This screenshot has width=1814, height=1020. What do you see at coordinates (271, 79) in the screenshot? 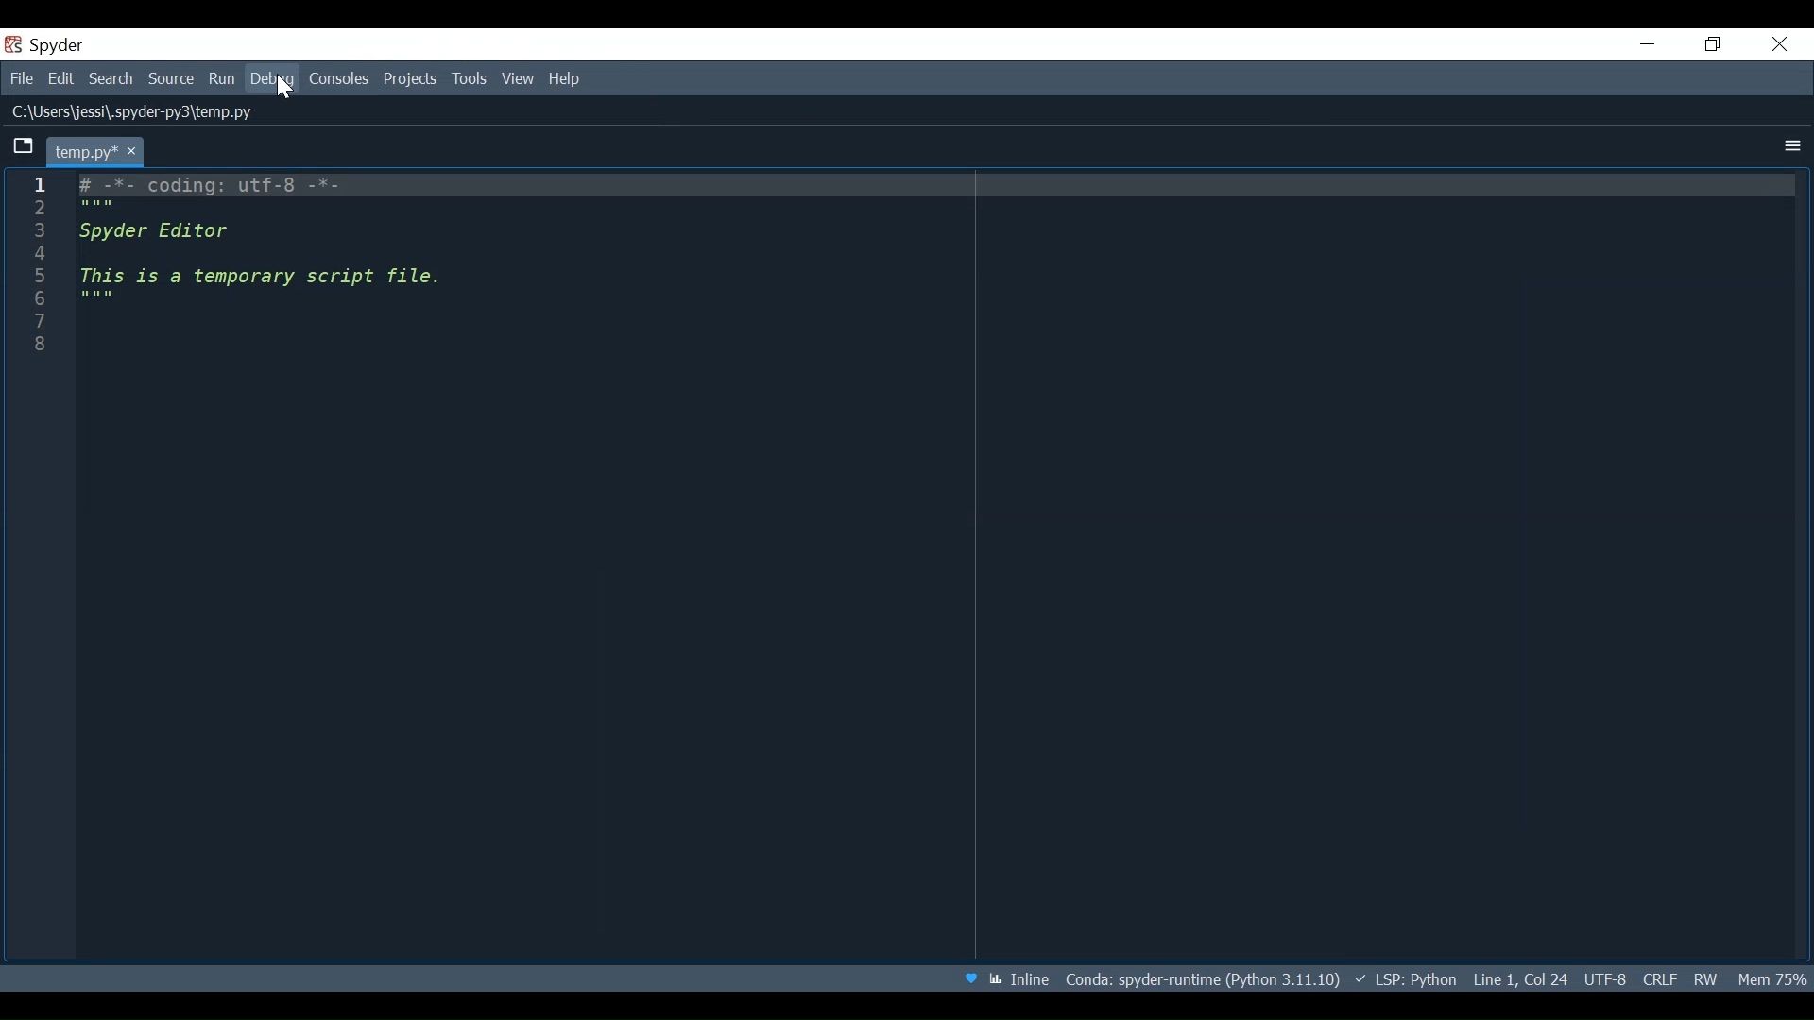
I see `Debug` at bounding box center [271, 79].